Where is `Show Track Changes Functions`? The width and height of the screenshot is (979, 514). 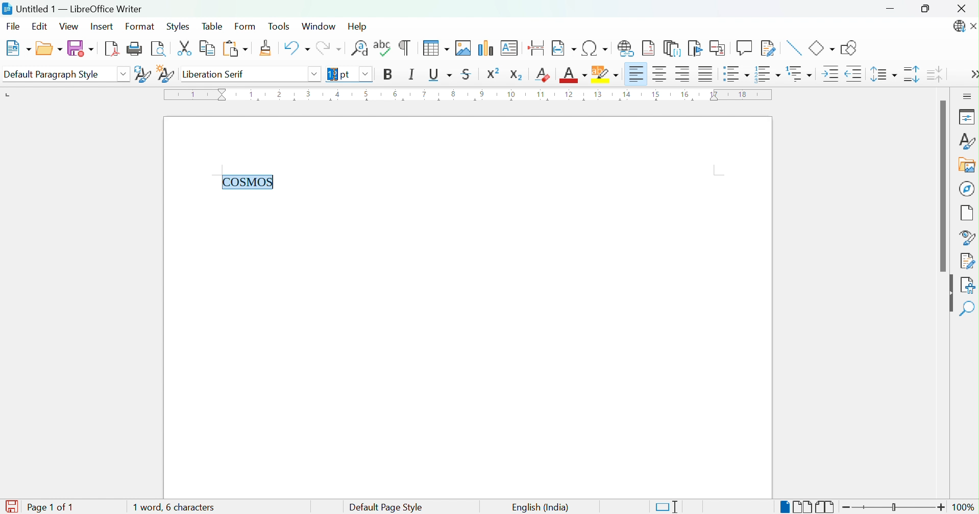 Show Track Changes Functions is located at coordinates (769, 48).